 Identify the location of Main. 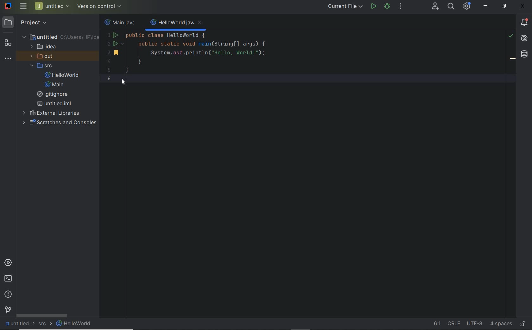
(56, 85).